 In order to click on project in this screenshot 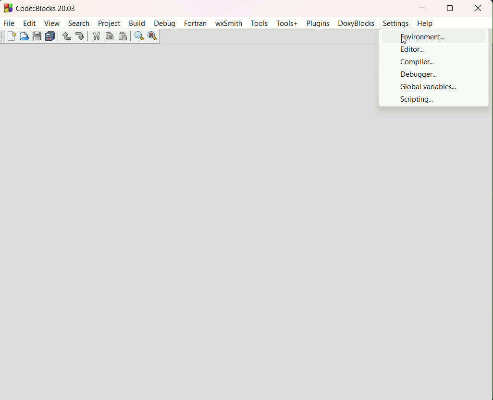, I will do `click(108, 24)`.